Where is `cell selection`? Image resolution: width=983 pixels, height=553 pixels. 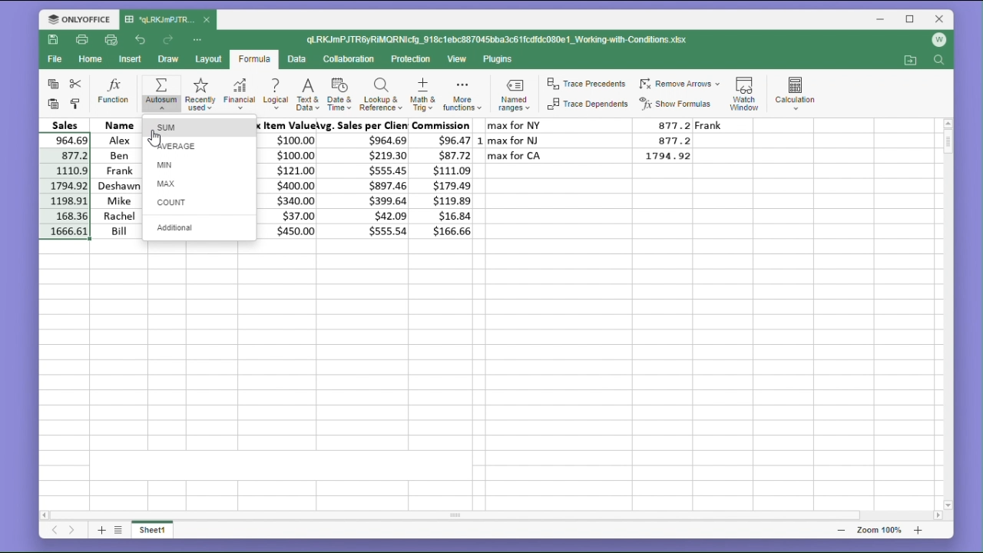
cell selection is located at coordinates (65, 187).